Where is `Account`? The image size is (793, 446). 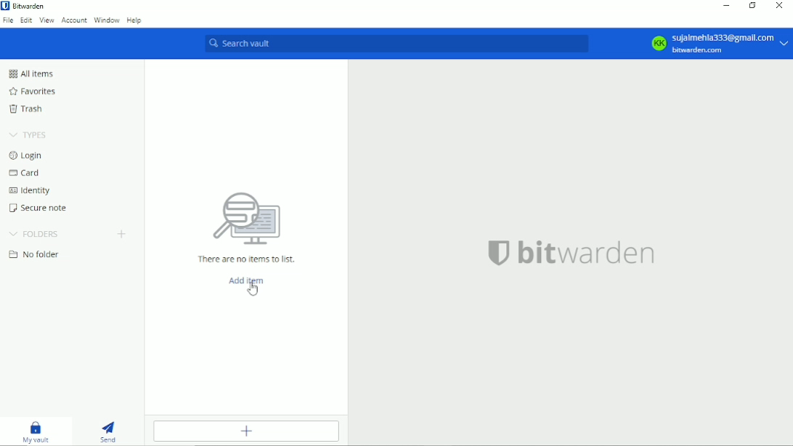 Account is located at coordinates (73, 21).